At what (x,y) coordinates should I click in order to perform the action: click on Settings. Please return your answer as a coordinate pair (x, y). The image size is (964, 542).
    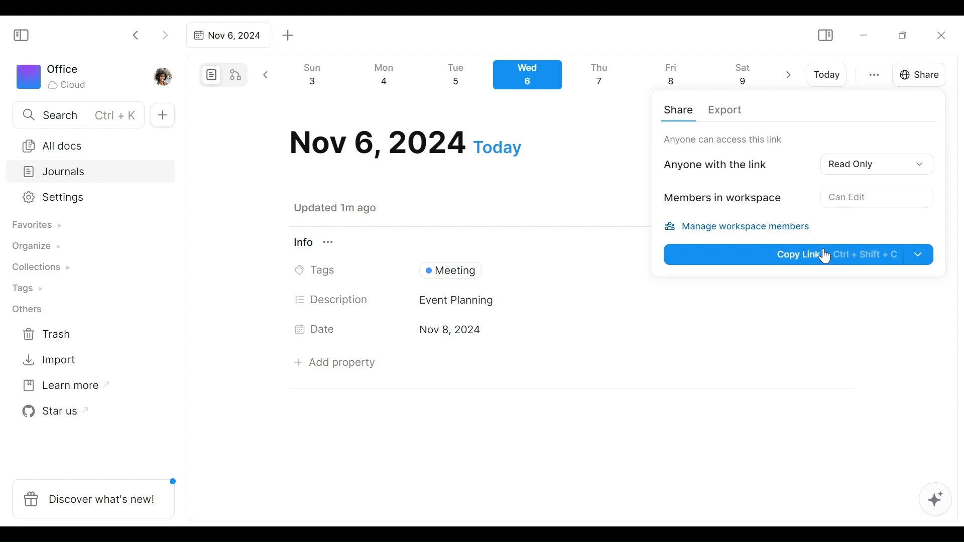
    Looking at the image, I should click on (83, 198).